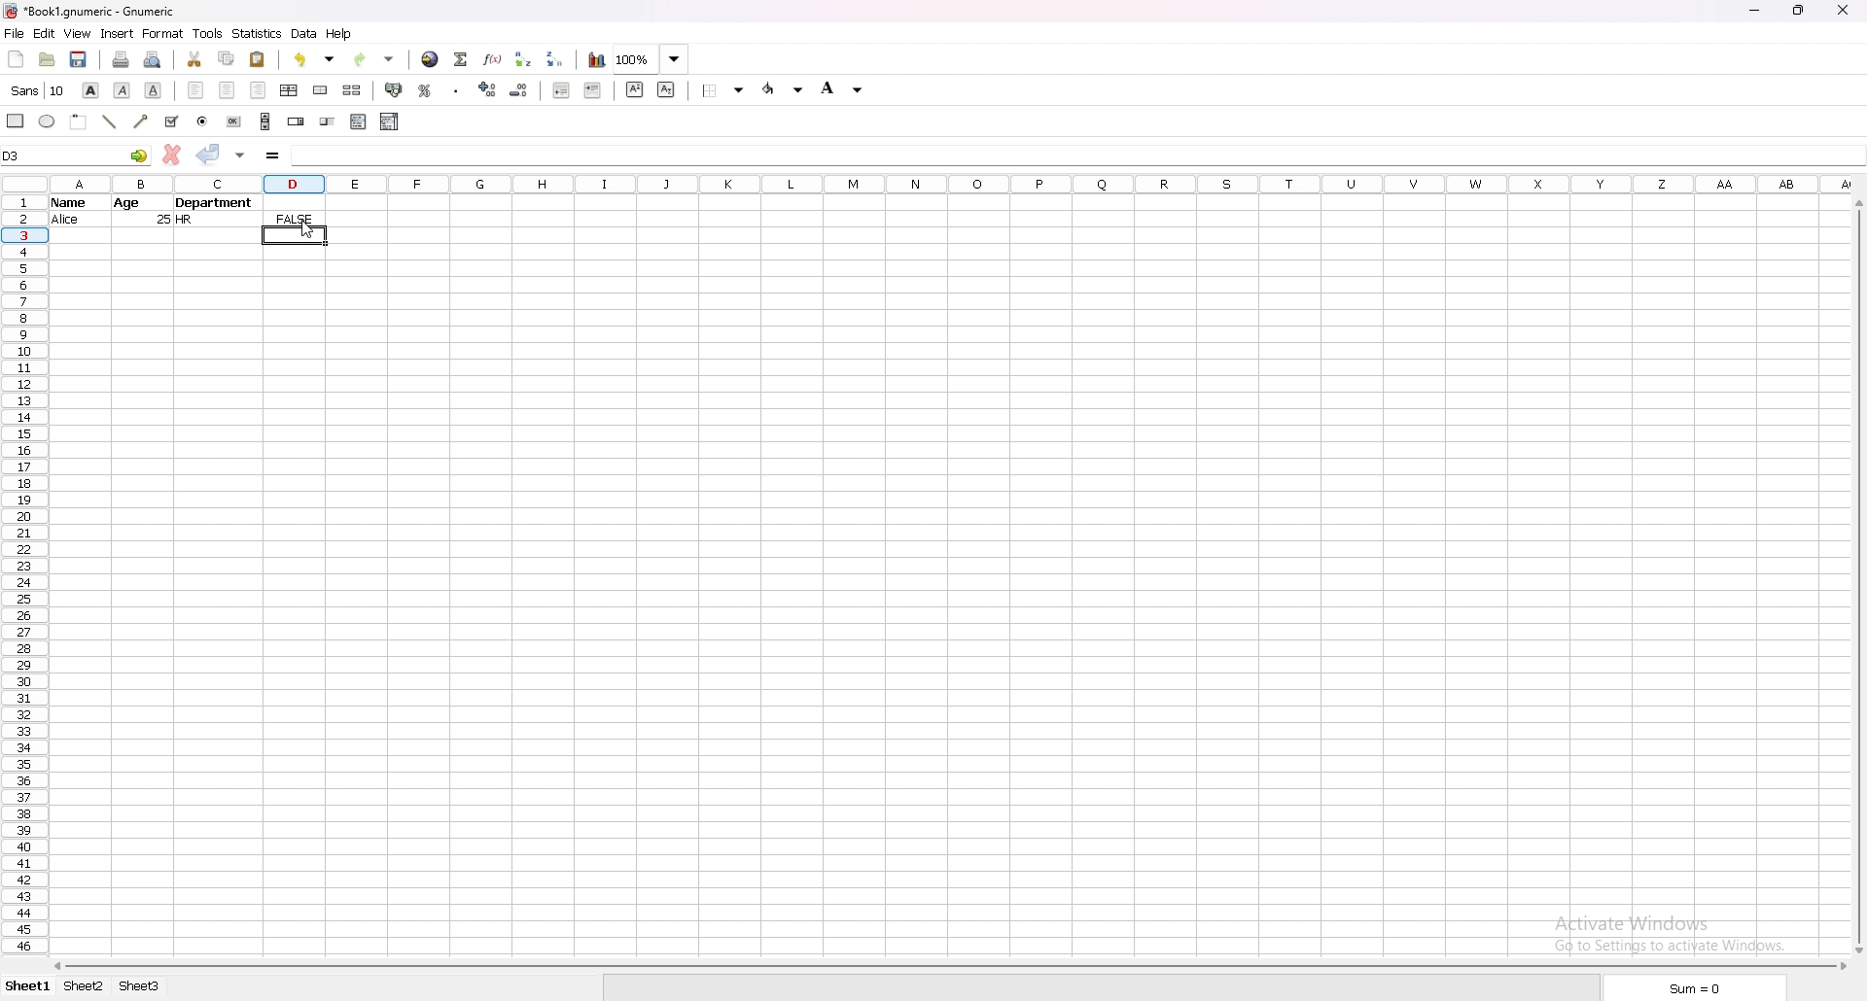 The image size is (1867, 1001). I want to click on insert, so click(117, 34).